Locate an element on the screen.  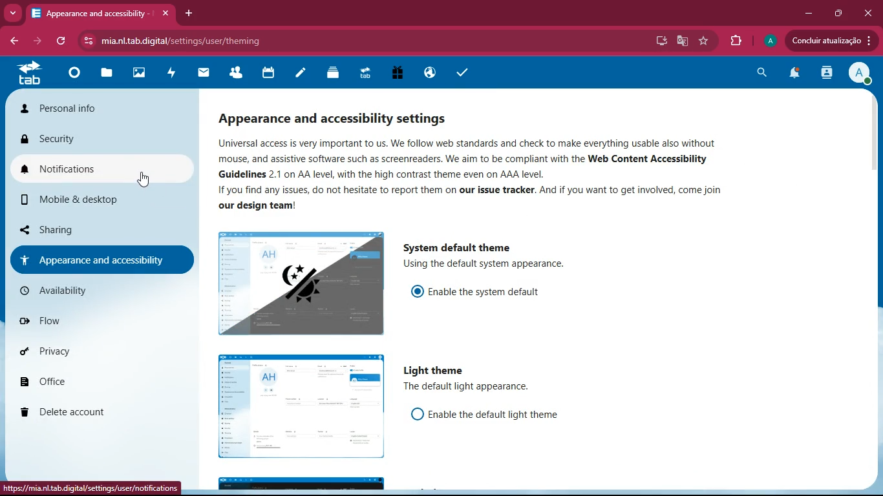
sharing is located at coordinates (95, 228).